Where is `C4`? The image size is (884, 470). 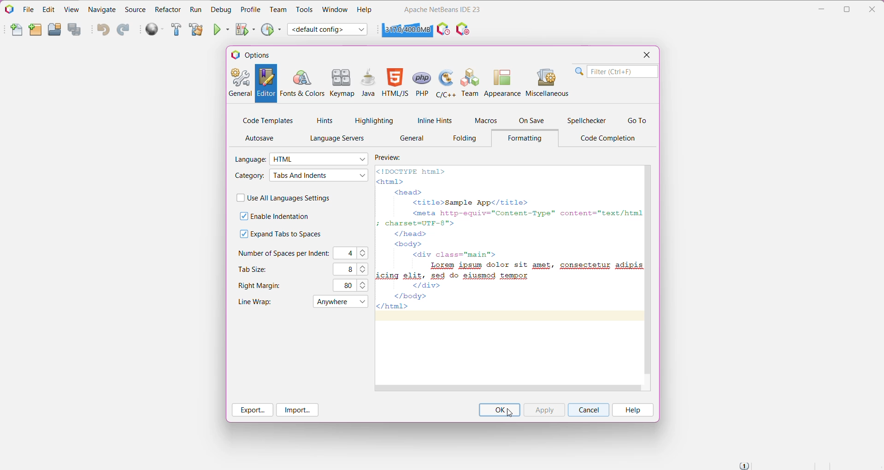
C4 is located at coordinates (347, 253).